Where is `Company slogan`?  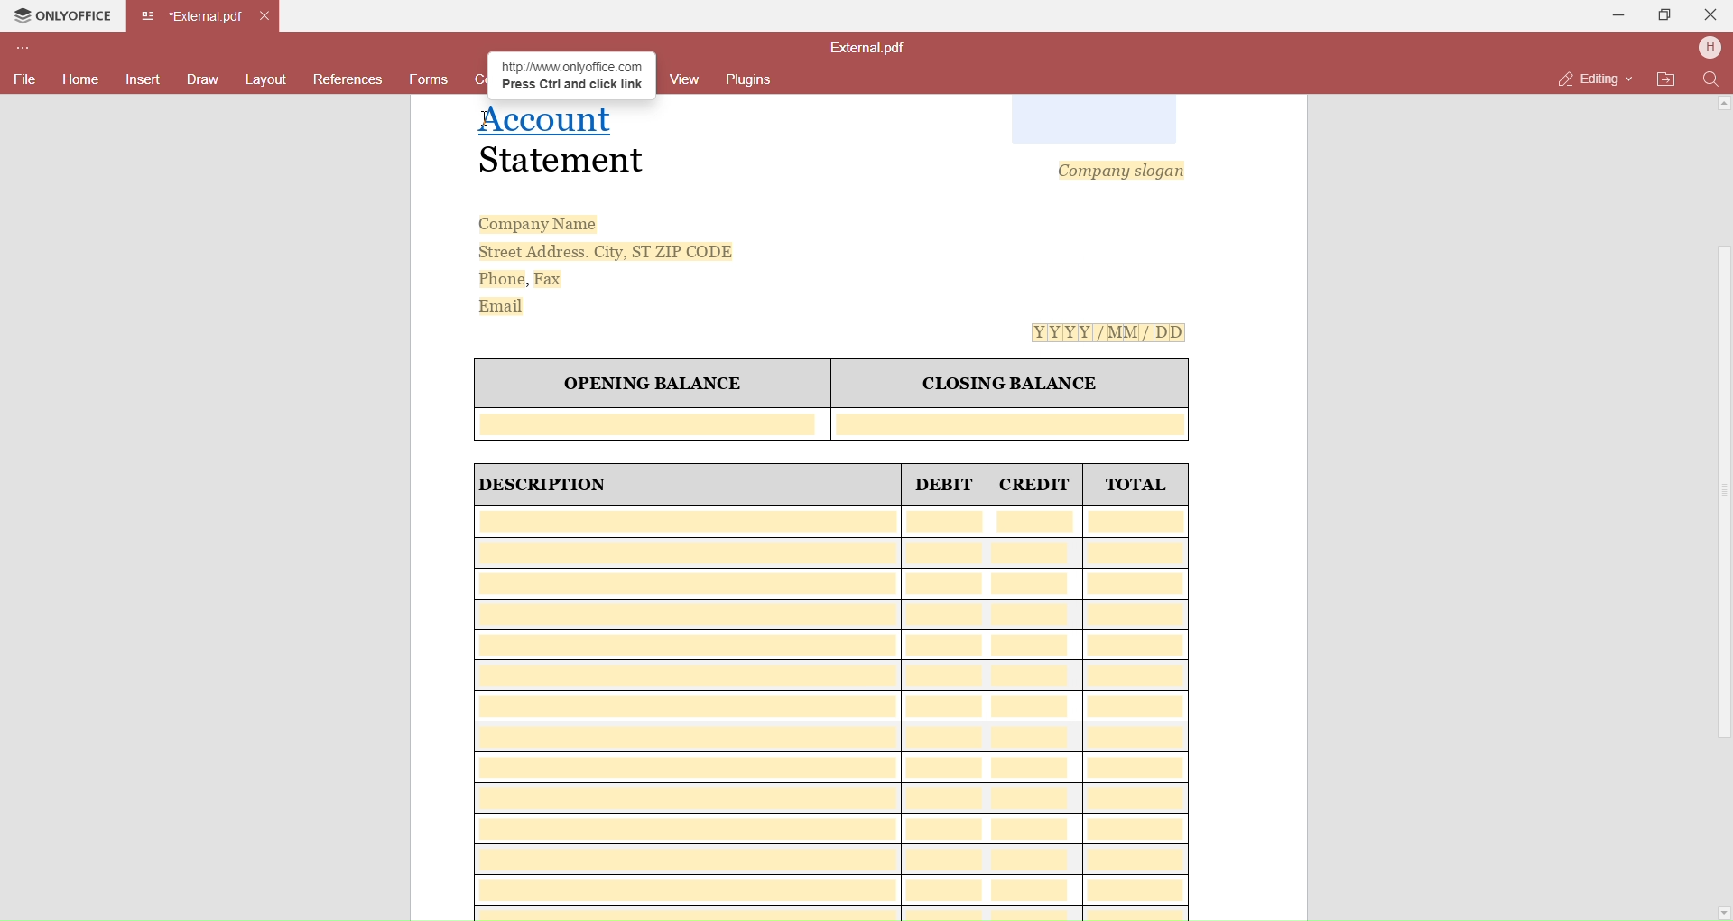
Company slogan is located at coordinates (1123, 169).